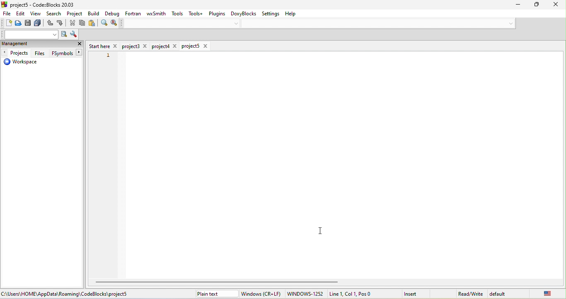 The height and width of the screenshot is (299, 566). I want to click on find, so click(104, 24).